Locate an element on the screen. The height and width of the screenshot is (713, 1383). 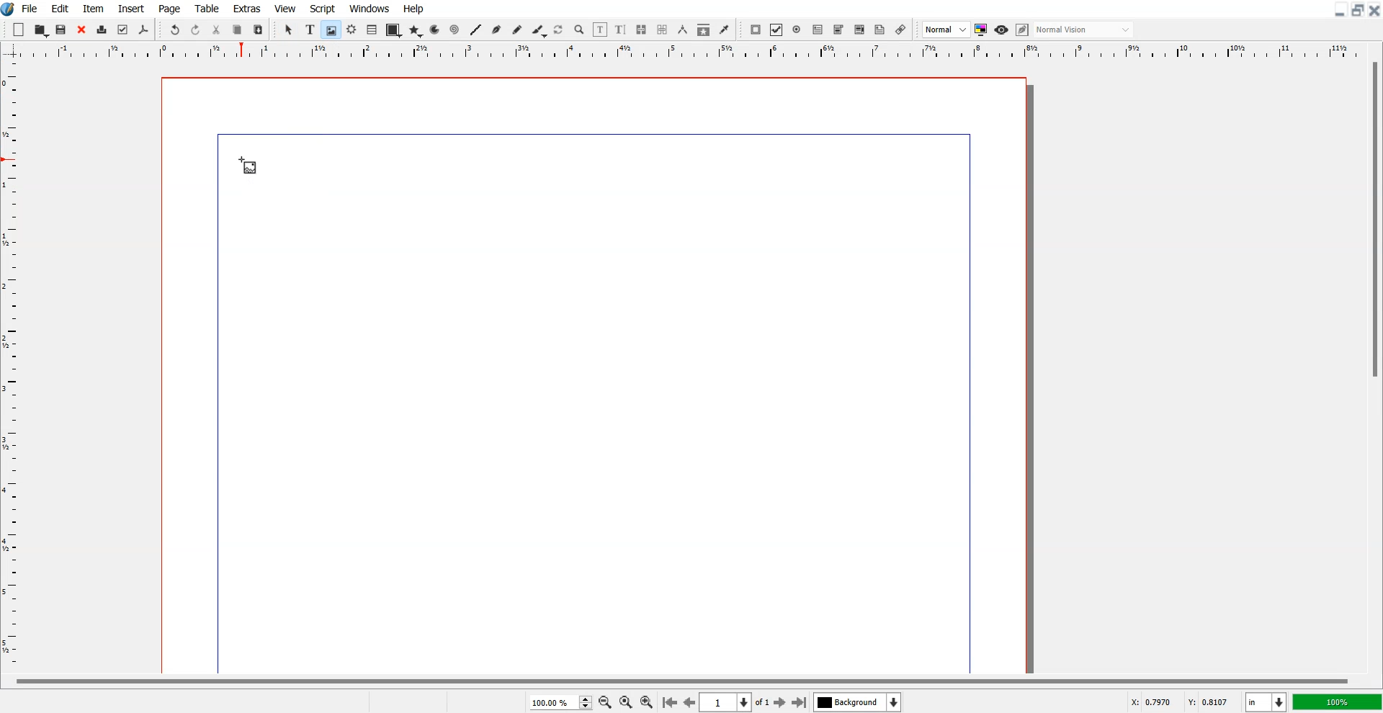
100% is located at coordinates (1336, 701).